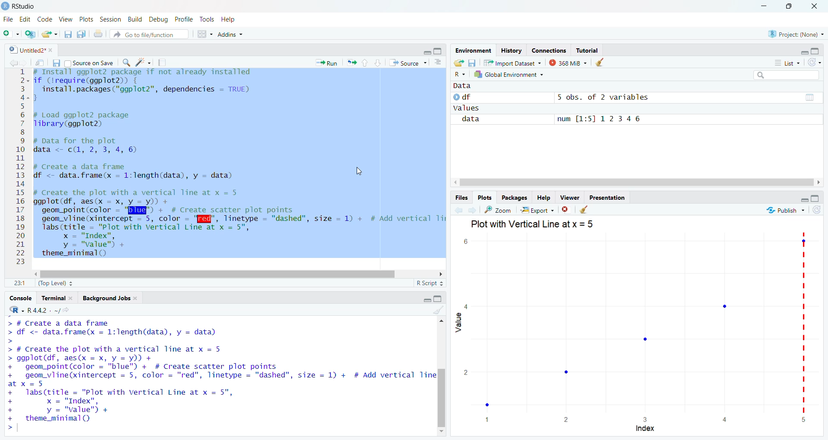 The image size is (828, 440). What do you see at coordinates (589, 50) in the screenshot?
I see `Tutorial` at bounding box center [589, 50].